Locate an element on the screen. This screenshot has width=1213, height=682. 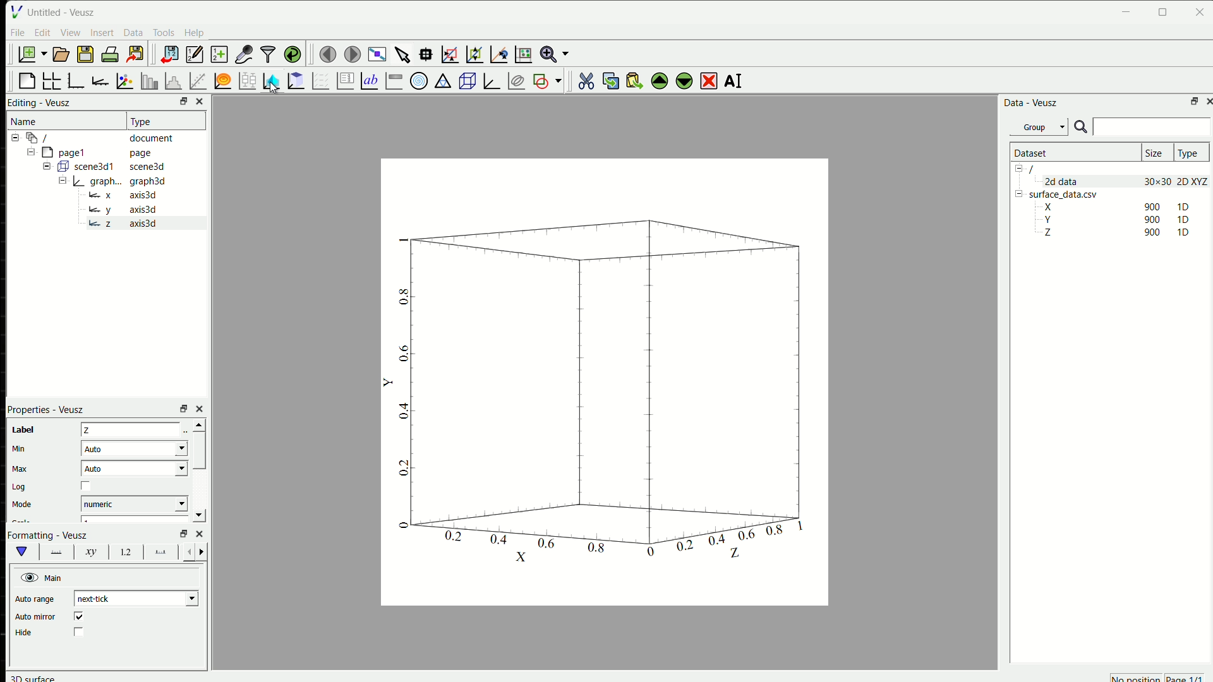
View is located at coordinates (71, 32).